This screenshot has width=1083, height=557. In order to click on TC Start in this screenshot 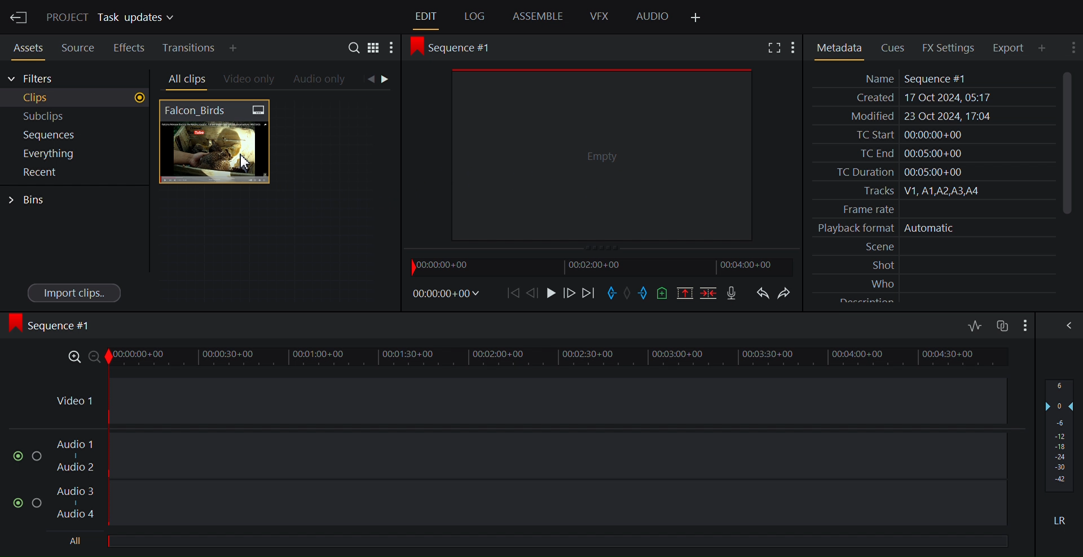, I will do `click(932, 135)`.